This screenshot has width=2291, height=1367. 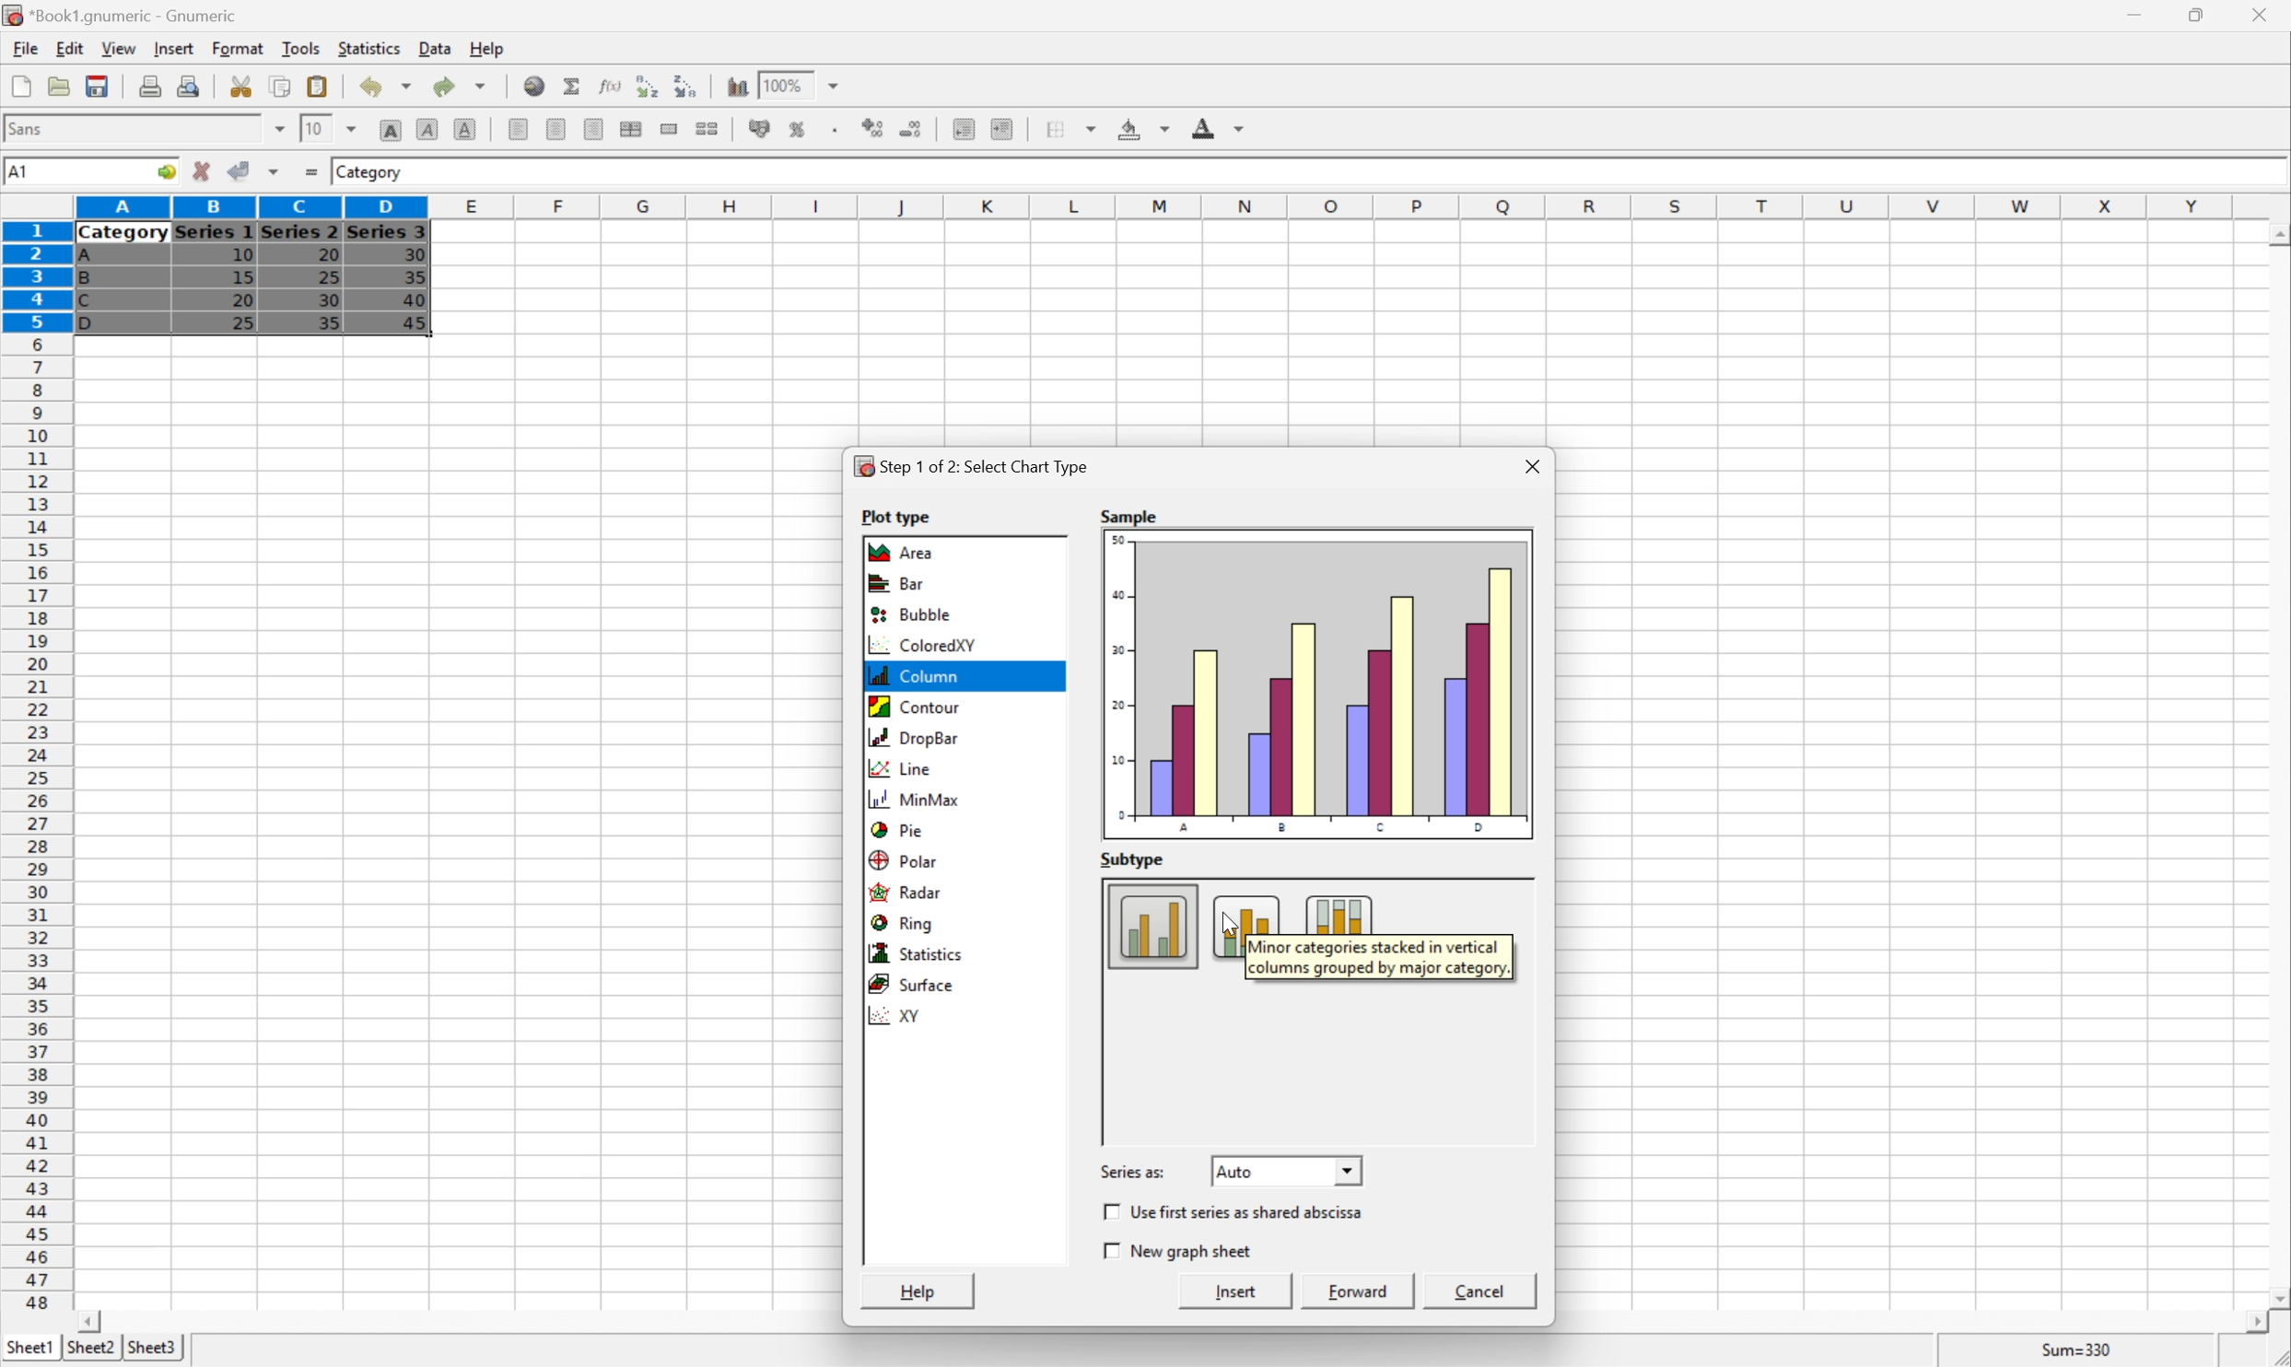 What do you see at coordinates (123, 15) in the screenshot?
I see `*Book1.gnumeric - Gnumeric` at bounding box center [123, 15].